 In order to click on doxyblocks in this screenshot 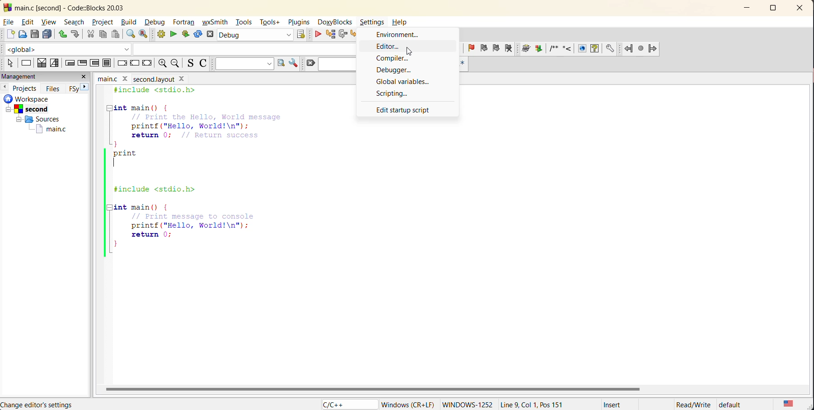, I will do `click(336, 22)`.